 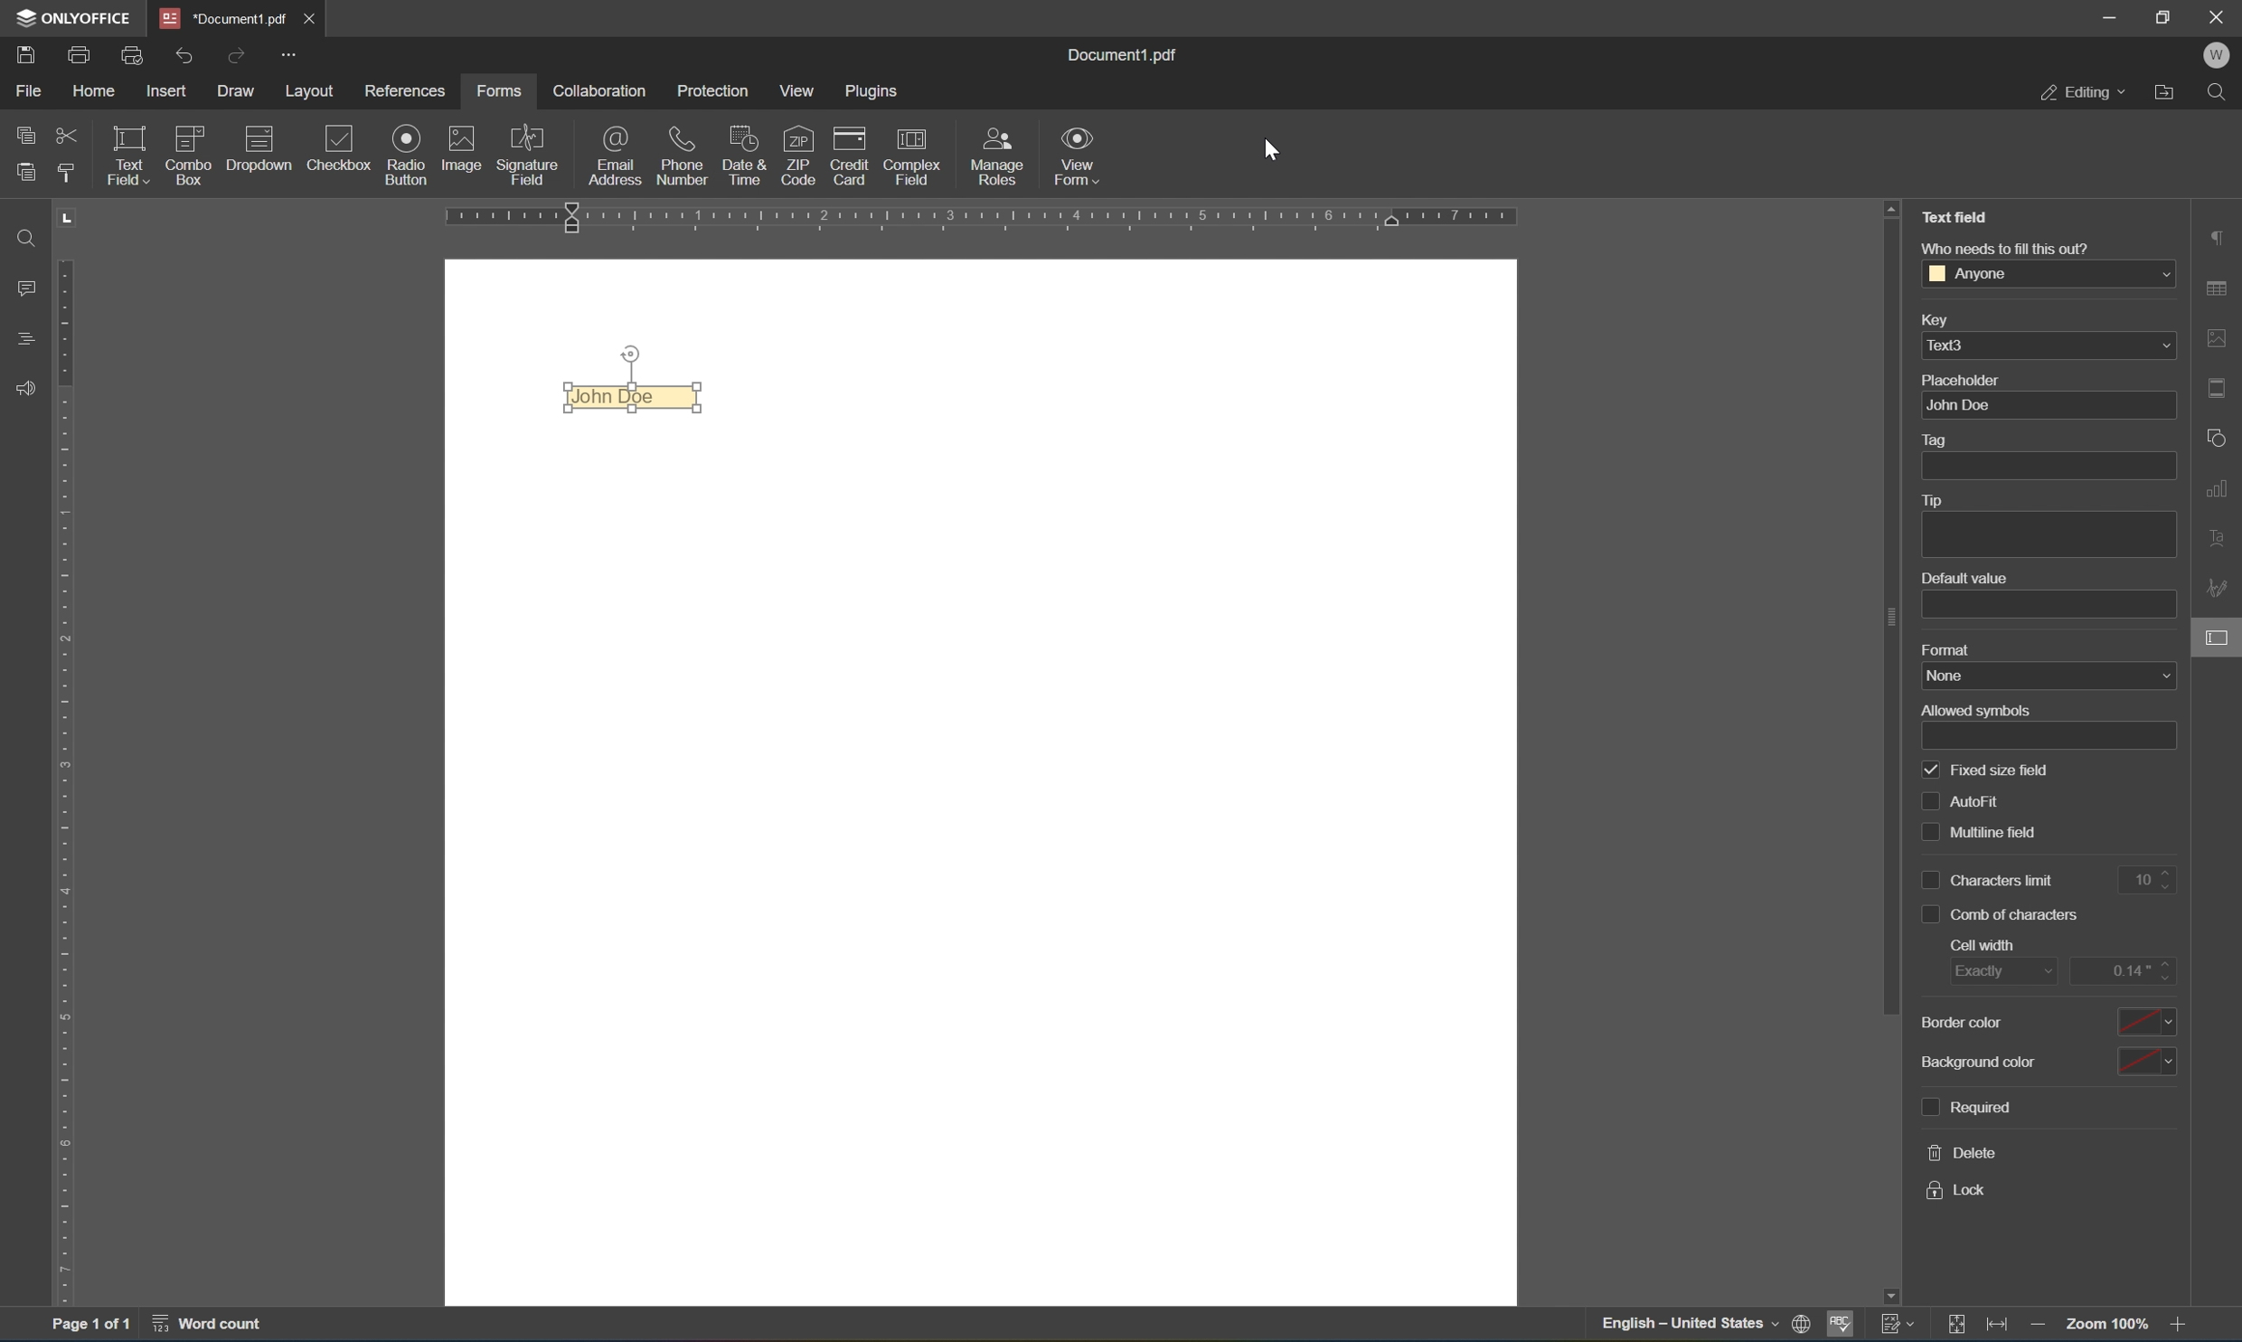 What do you see at coordinates (2218, 15) in the screenshot?
I see `close` at bounding box center [2218, 15].